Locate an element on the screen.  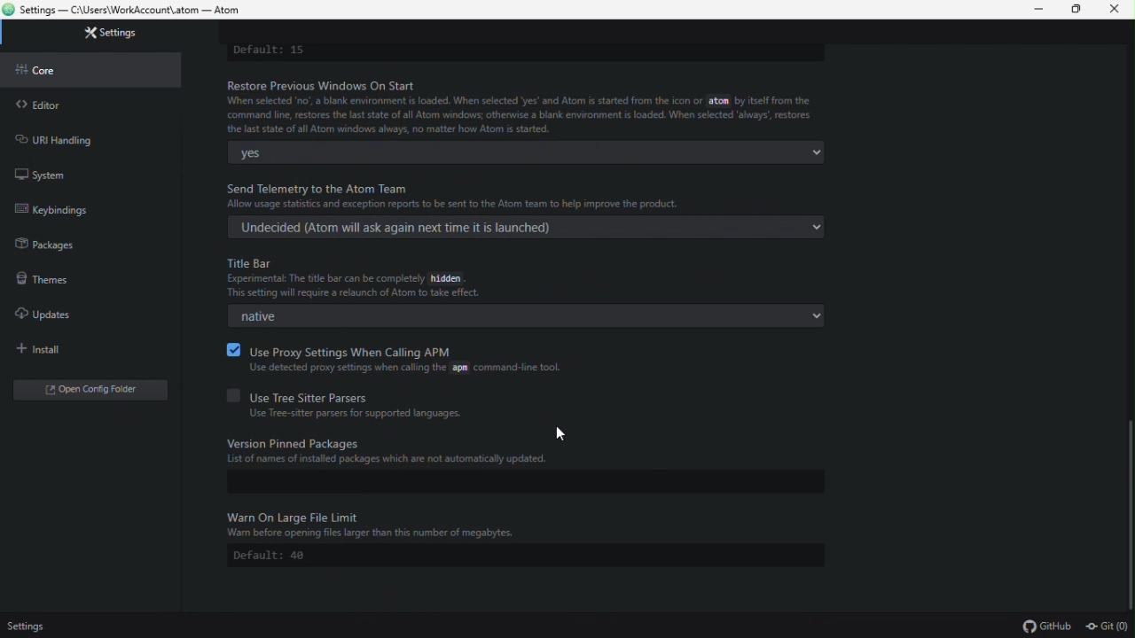
 is located at coordinates (565, 433).